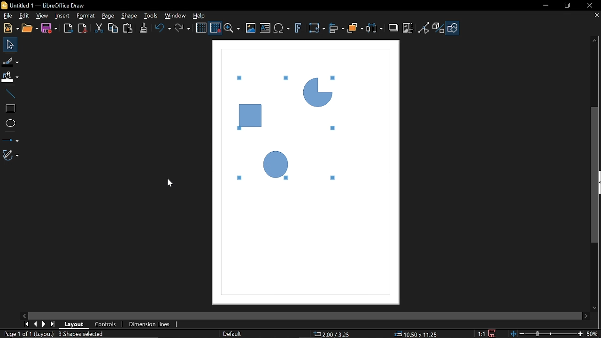  What do you see at coordinates (299, 28) in the screenshot?
I see `Insert fontwork text` at bounding box center [299, 28].